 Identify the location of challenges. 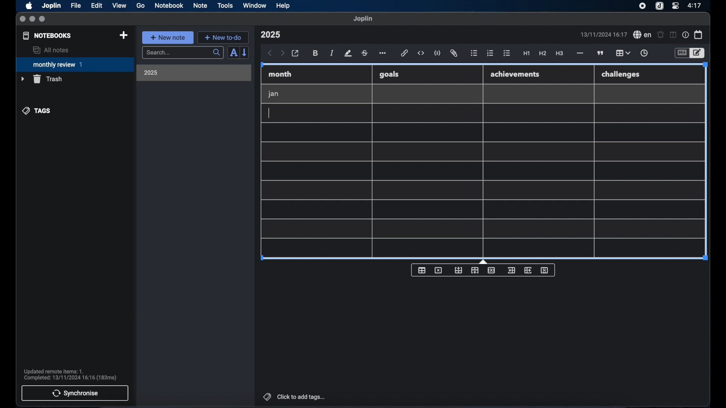
(621, 75).